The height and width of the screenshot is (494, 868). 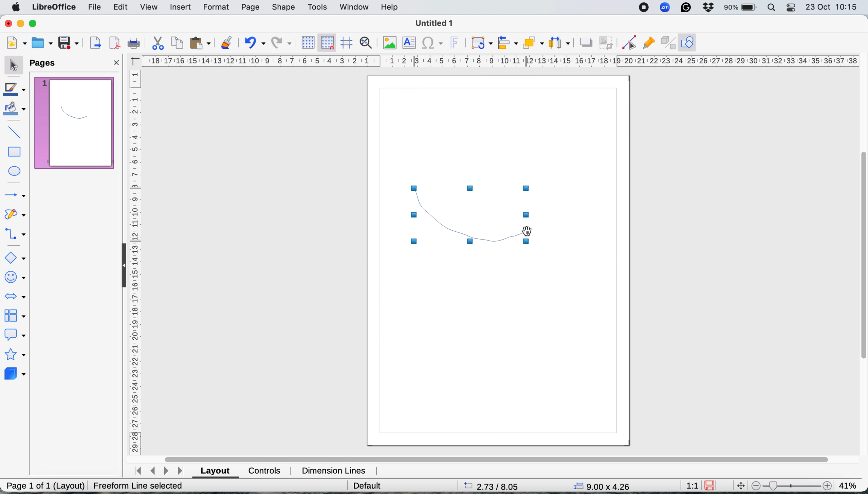 I want to click on select atleast three objects to distribute, so click(x=559, y=43).